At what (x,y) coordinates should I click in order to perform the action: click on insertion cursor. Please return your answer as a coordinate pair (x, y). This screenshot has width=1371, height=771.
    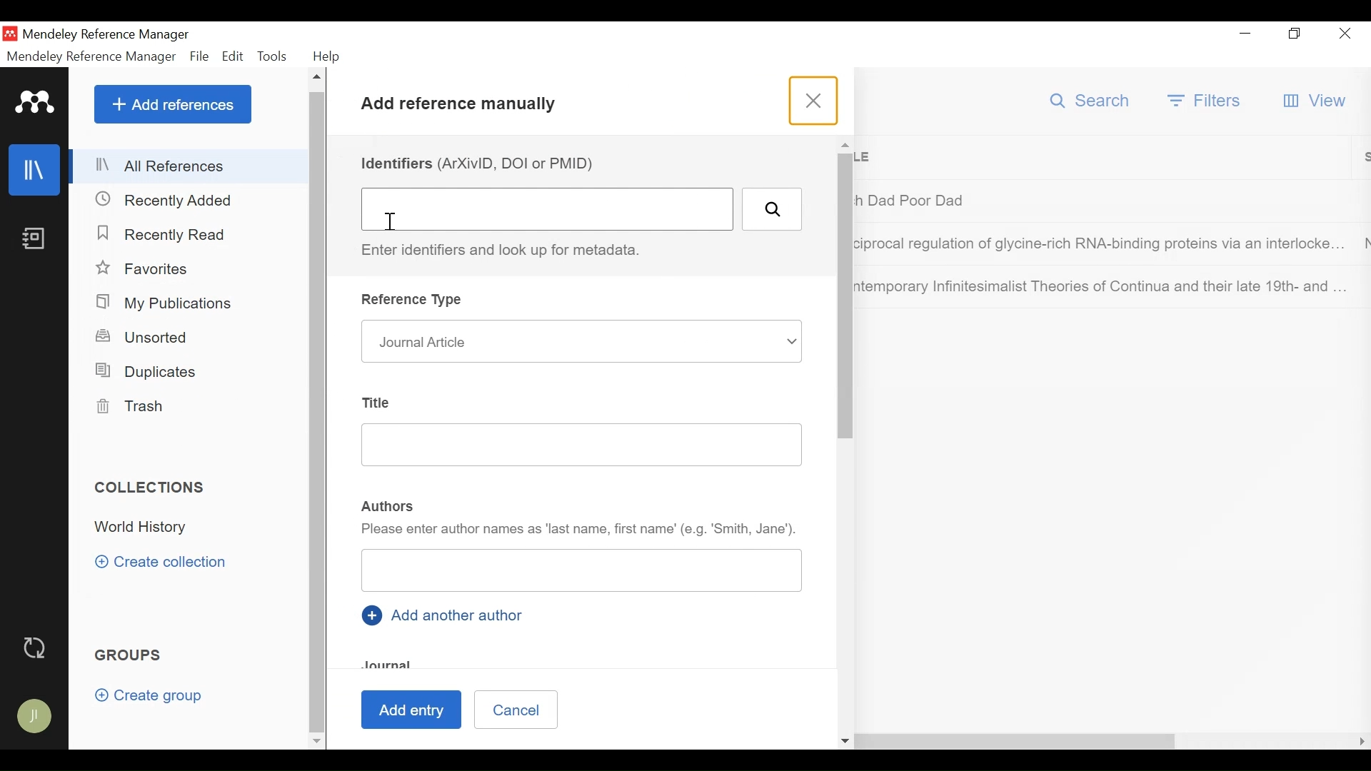
    Looking at the image, I should click on (393, 221).